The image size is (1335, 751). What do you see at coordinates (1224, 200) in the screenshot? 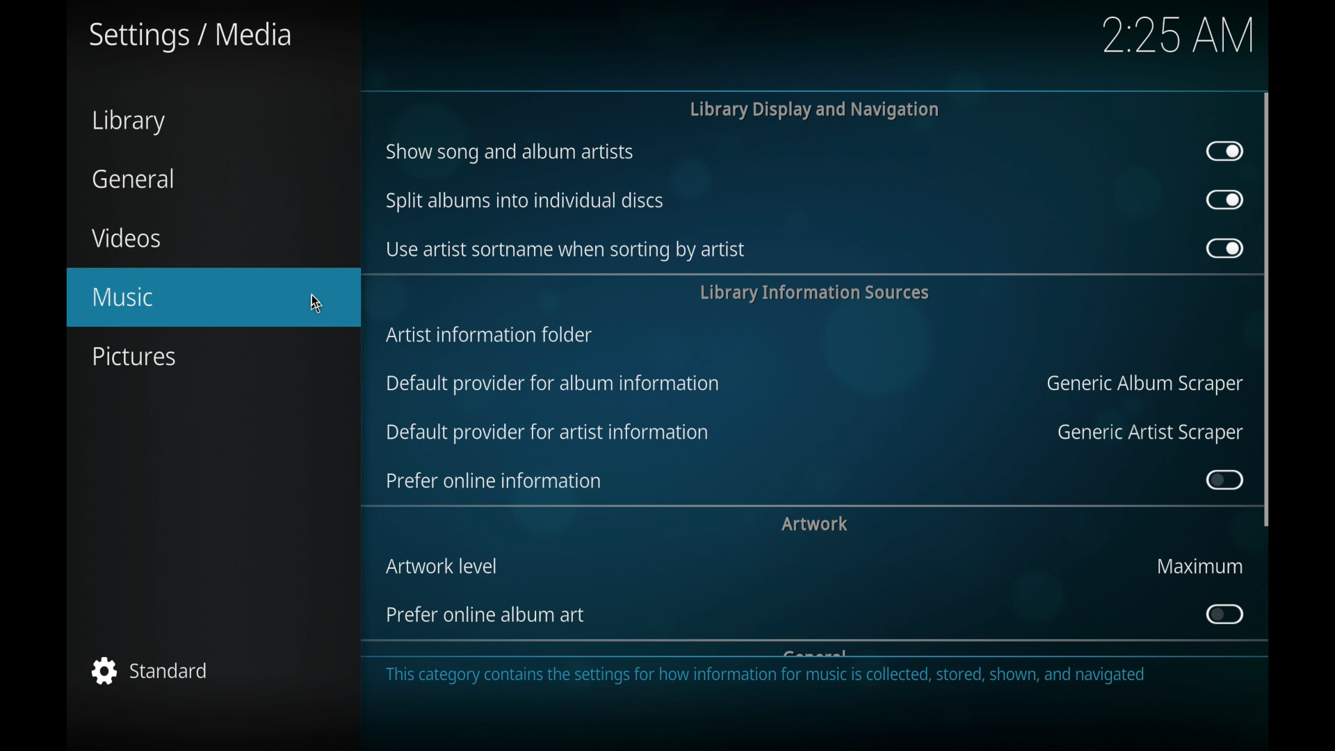
I see `toggle button` at bounding box center [1224, 200].